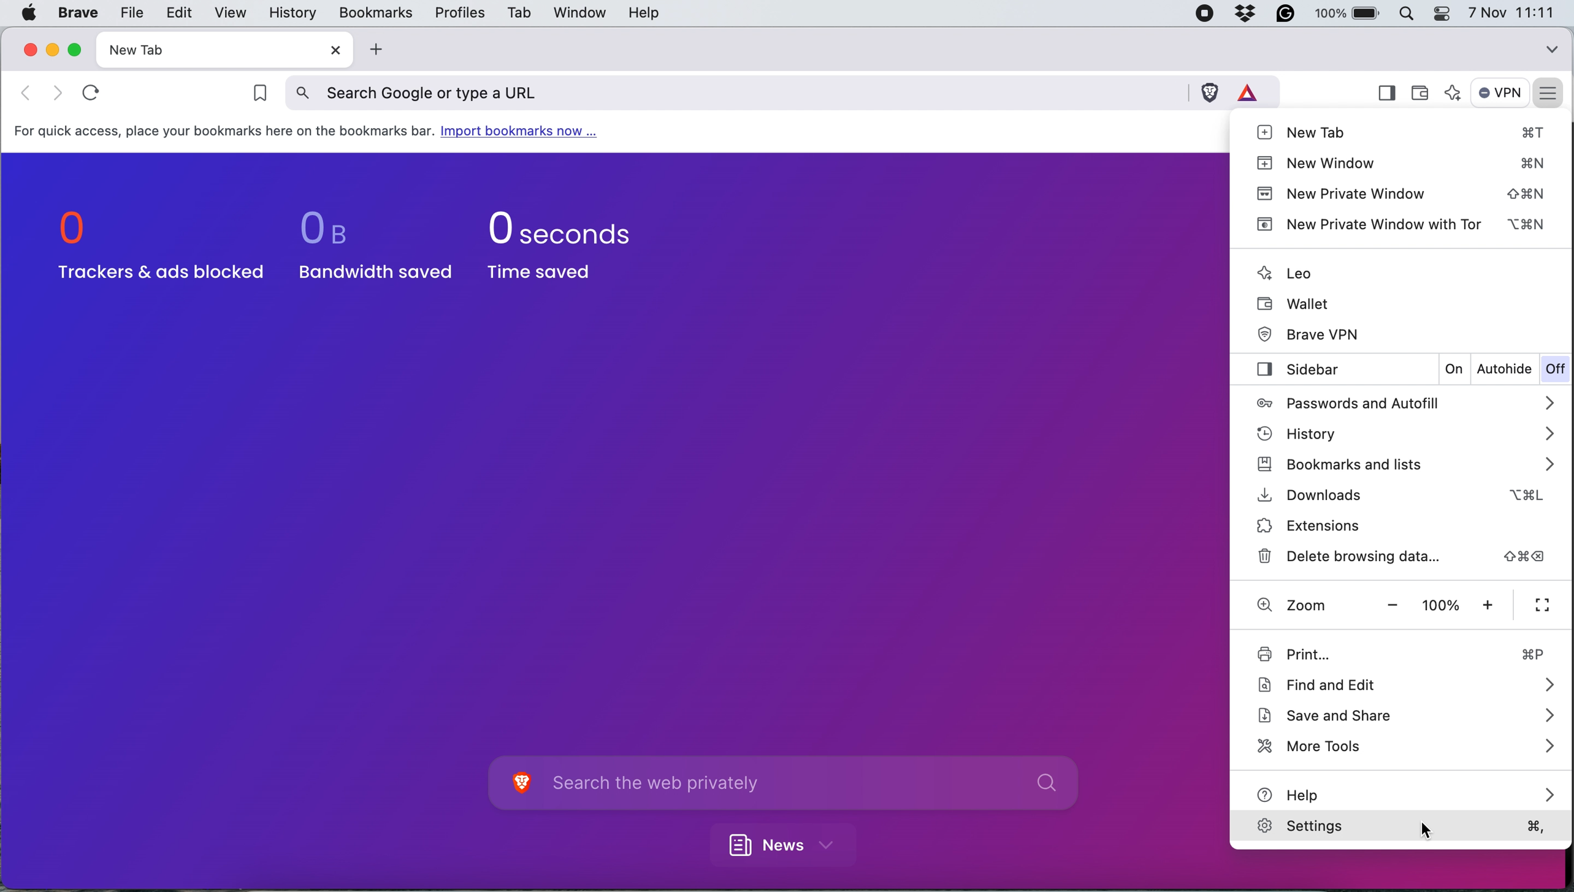 The height and width of the screenshot is (892, 1574). Describe the element at coordinates (129, 13) in the screenshot. I see `file` at that location.